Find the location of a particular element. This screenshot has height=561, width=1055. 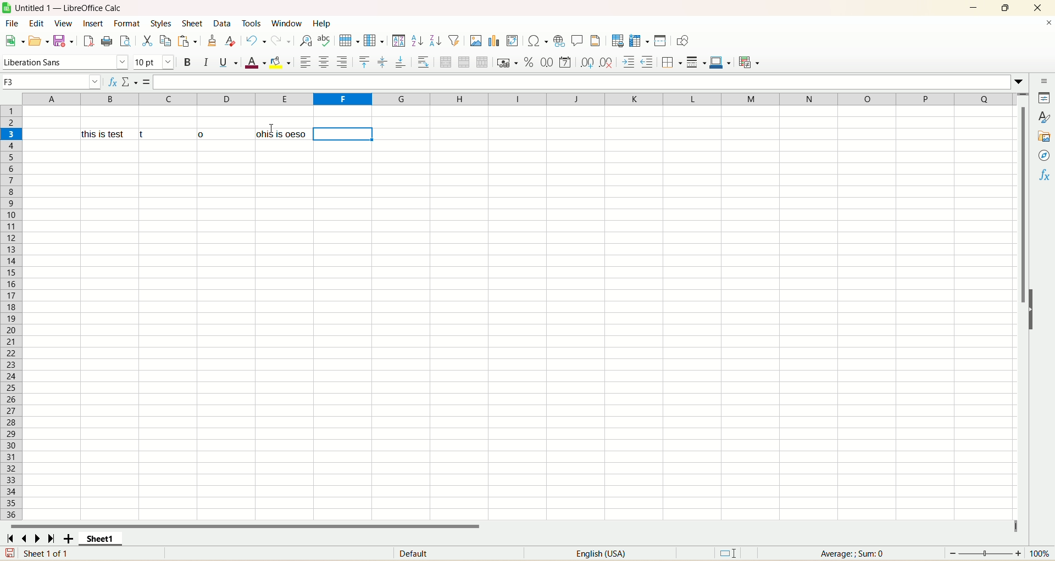

expand formulabar is located at coordinates (1020, 83).